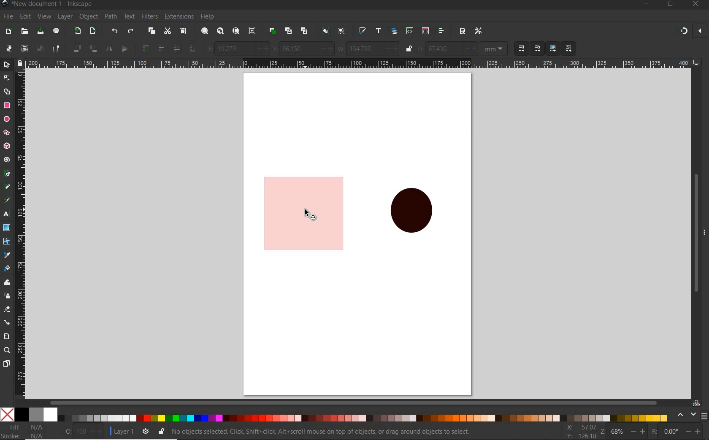  I want to click on create clone, so click(289, 31).